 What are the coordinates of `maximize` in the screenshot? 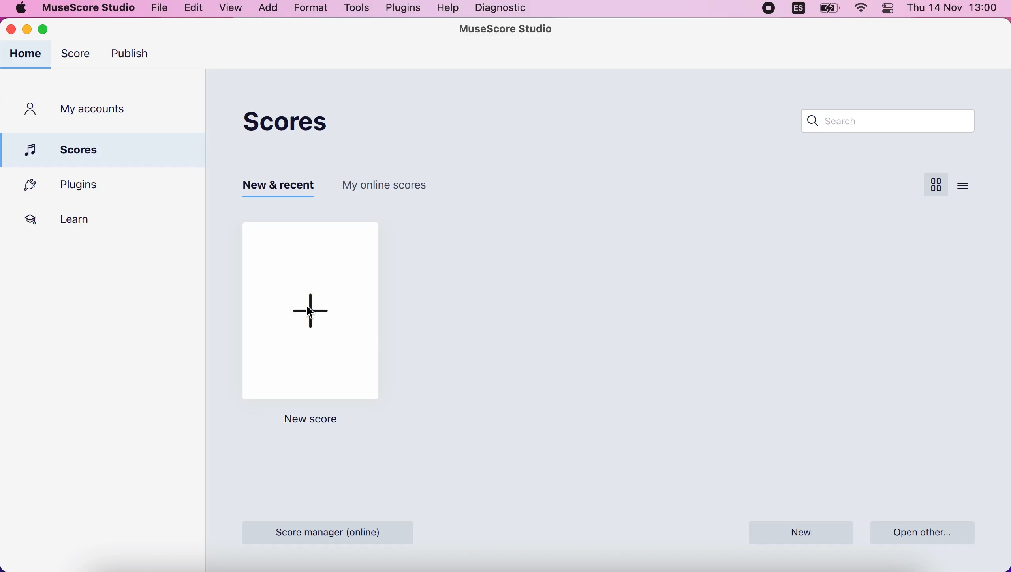 It's located at (52, 30).